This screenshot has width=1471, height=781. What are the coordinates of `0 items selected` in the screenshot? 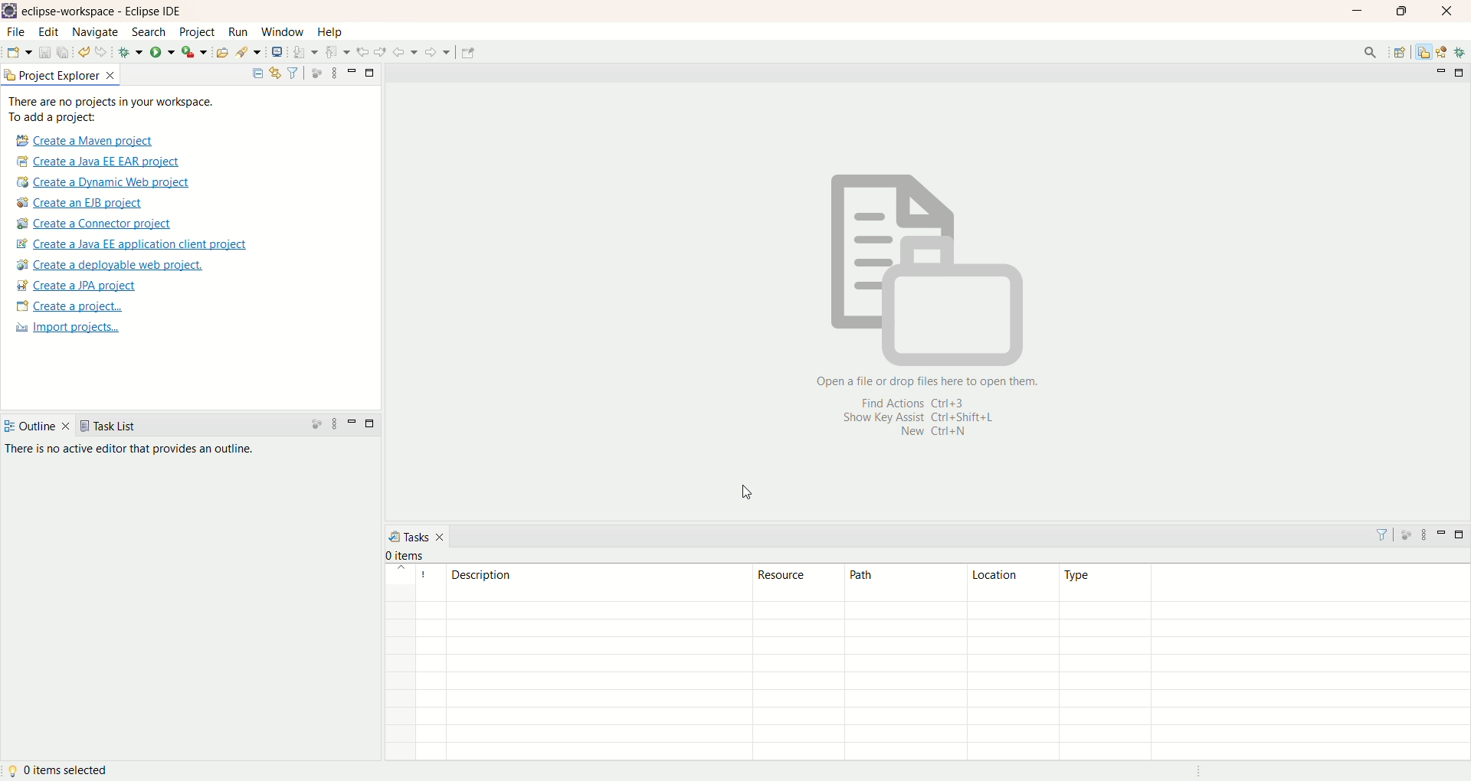 It's located at (61, 773).